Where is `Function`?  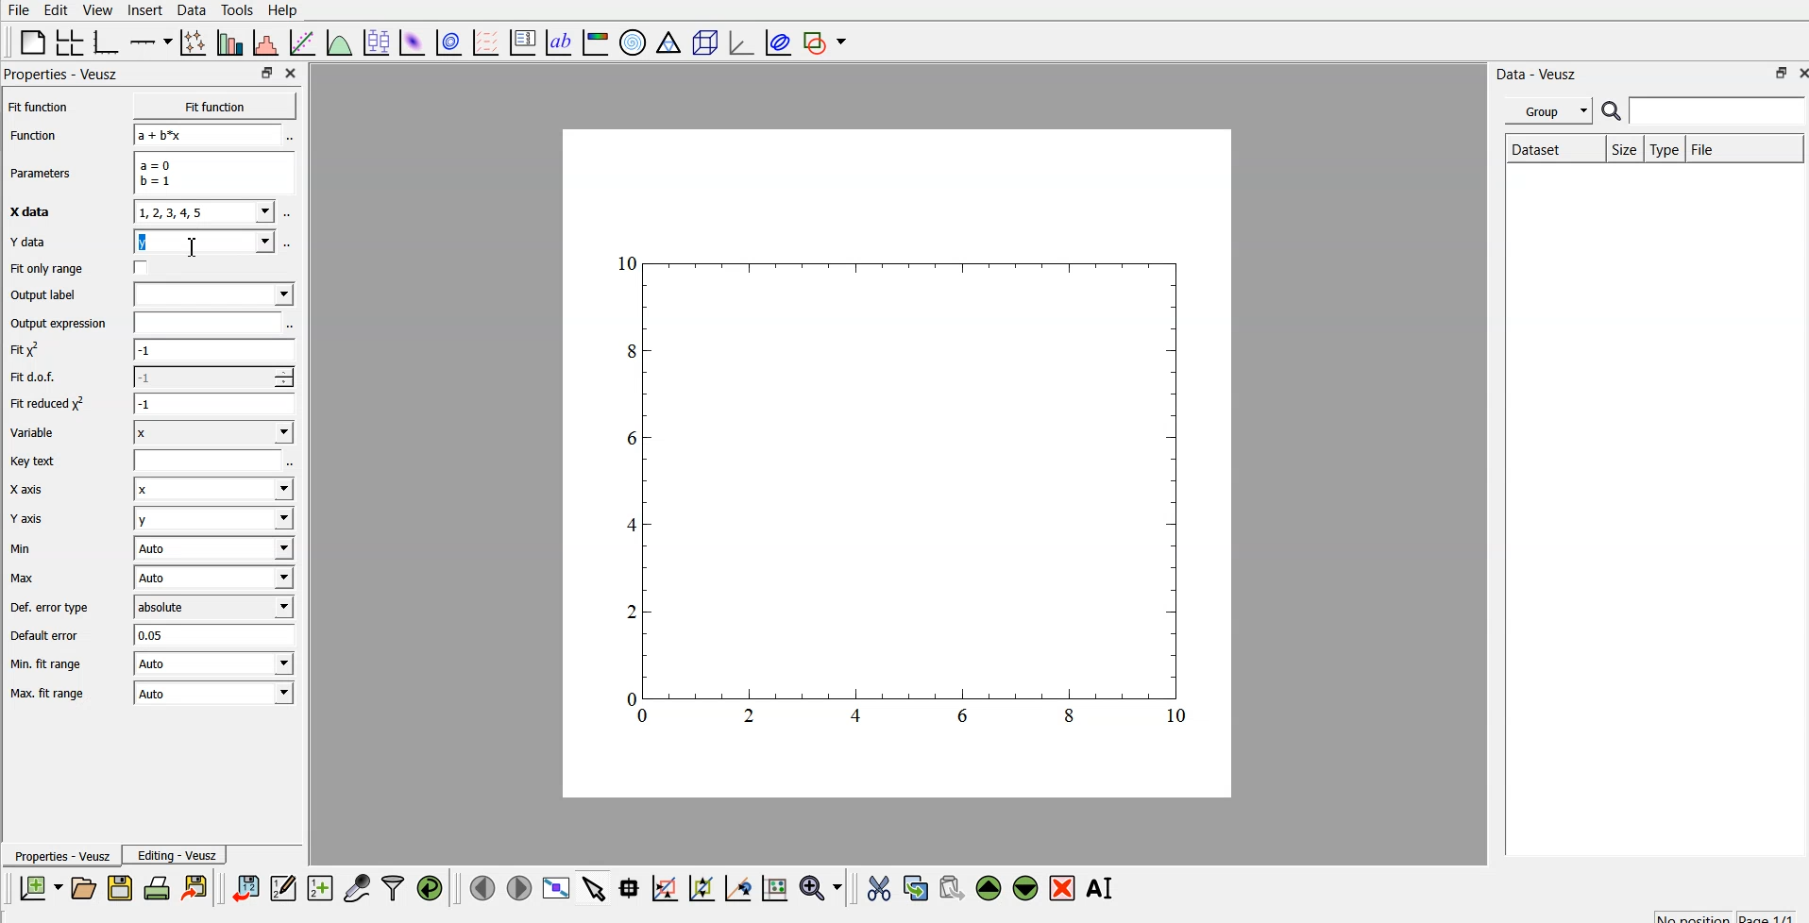 Function is located at coordinates (52, 137).